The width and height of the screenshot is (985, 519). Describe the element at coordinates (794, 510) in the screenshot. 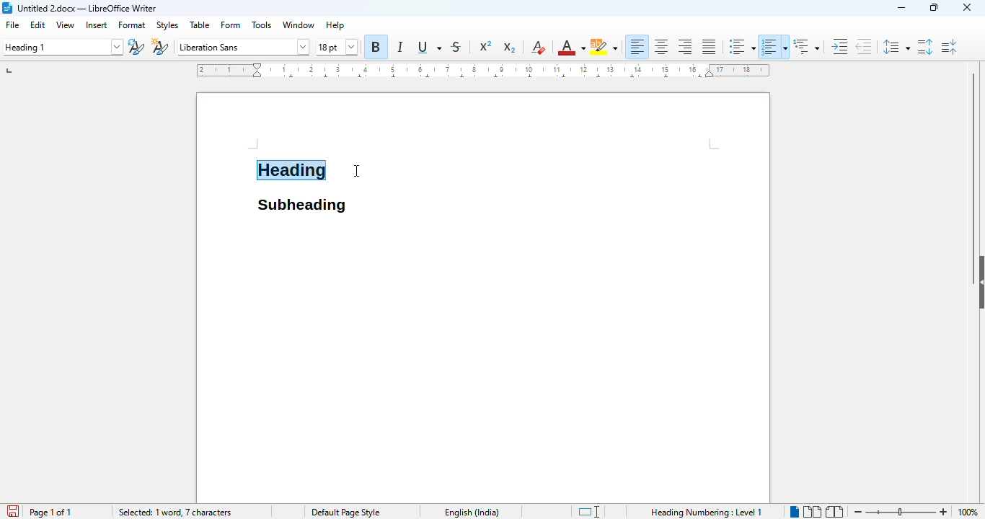

I see `single-page view` at that location.